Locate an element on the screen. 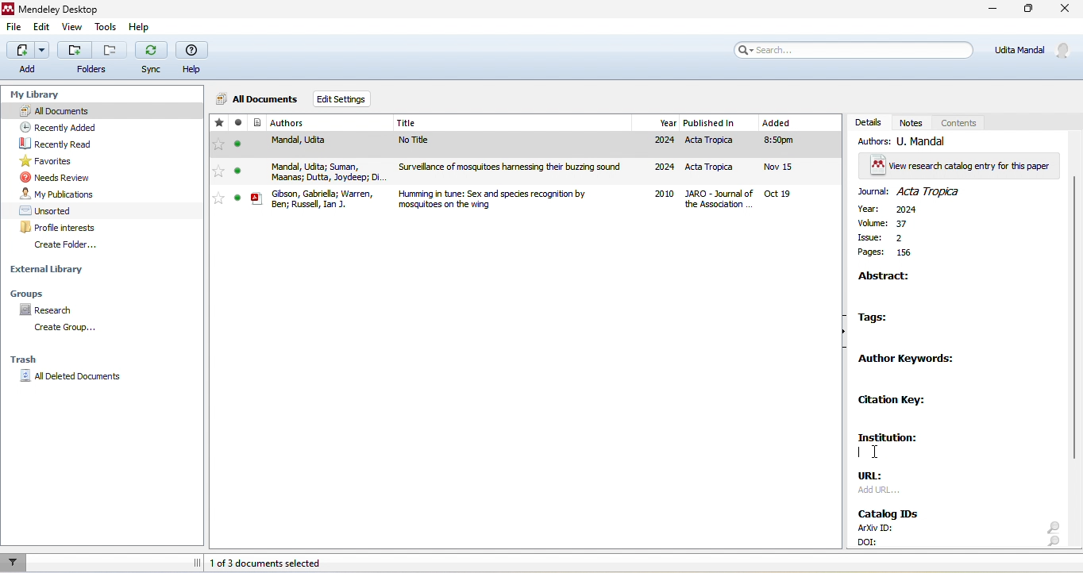  unsorted is located at coordinates (49, 210).